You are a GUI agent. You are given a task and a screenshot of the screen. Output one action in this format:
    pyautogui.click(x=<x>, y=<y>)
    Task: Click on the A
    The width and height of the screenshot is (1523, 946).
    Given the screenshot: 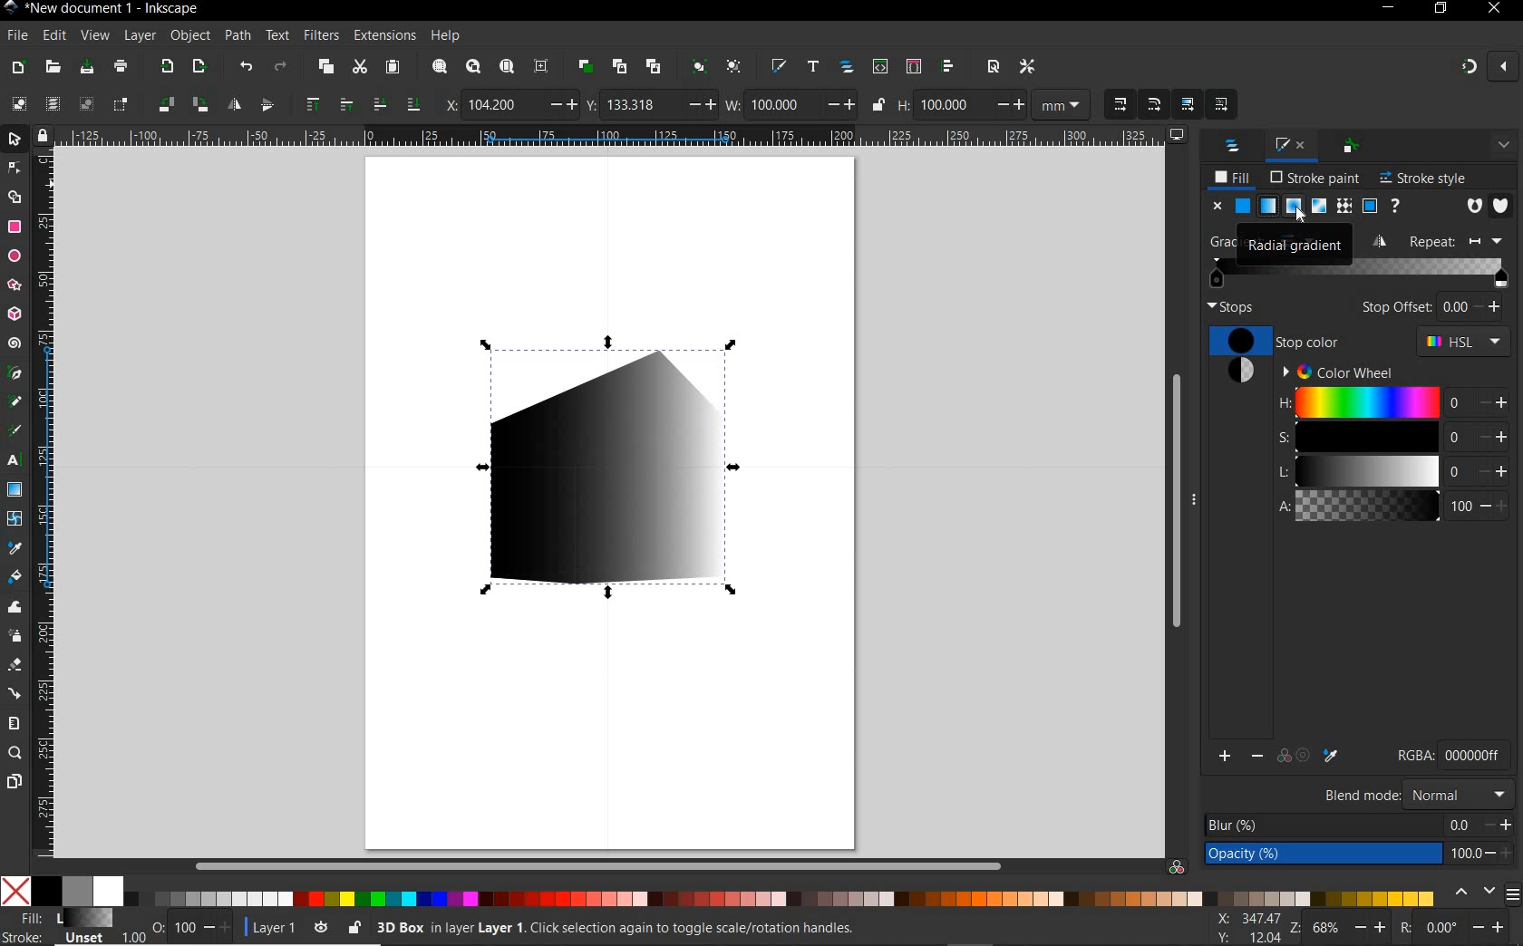 What is the action you would take?
    pyautogui.click(x=1368, y=506)
    